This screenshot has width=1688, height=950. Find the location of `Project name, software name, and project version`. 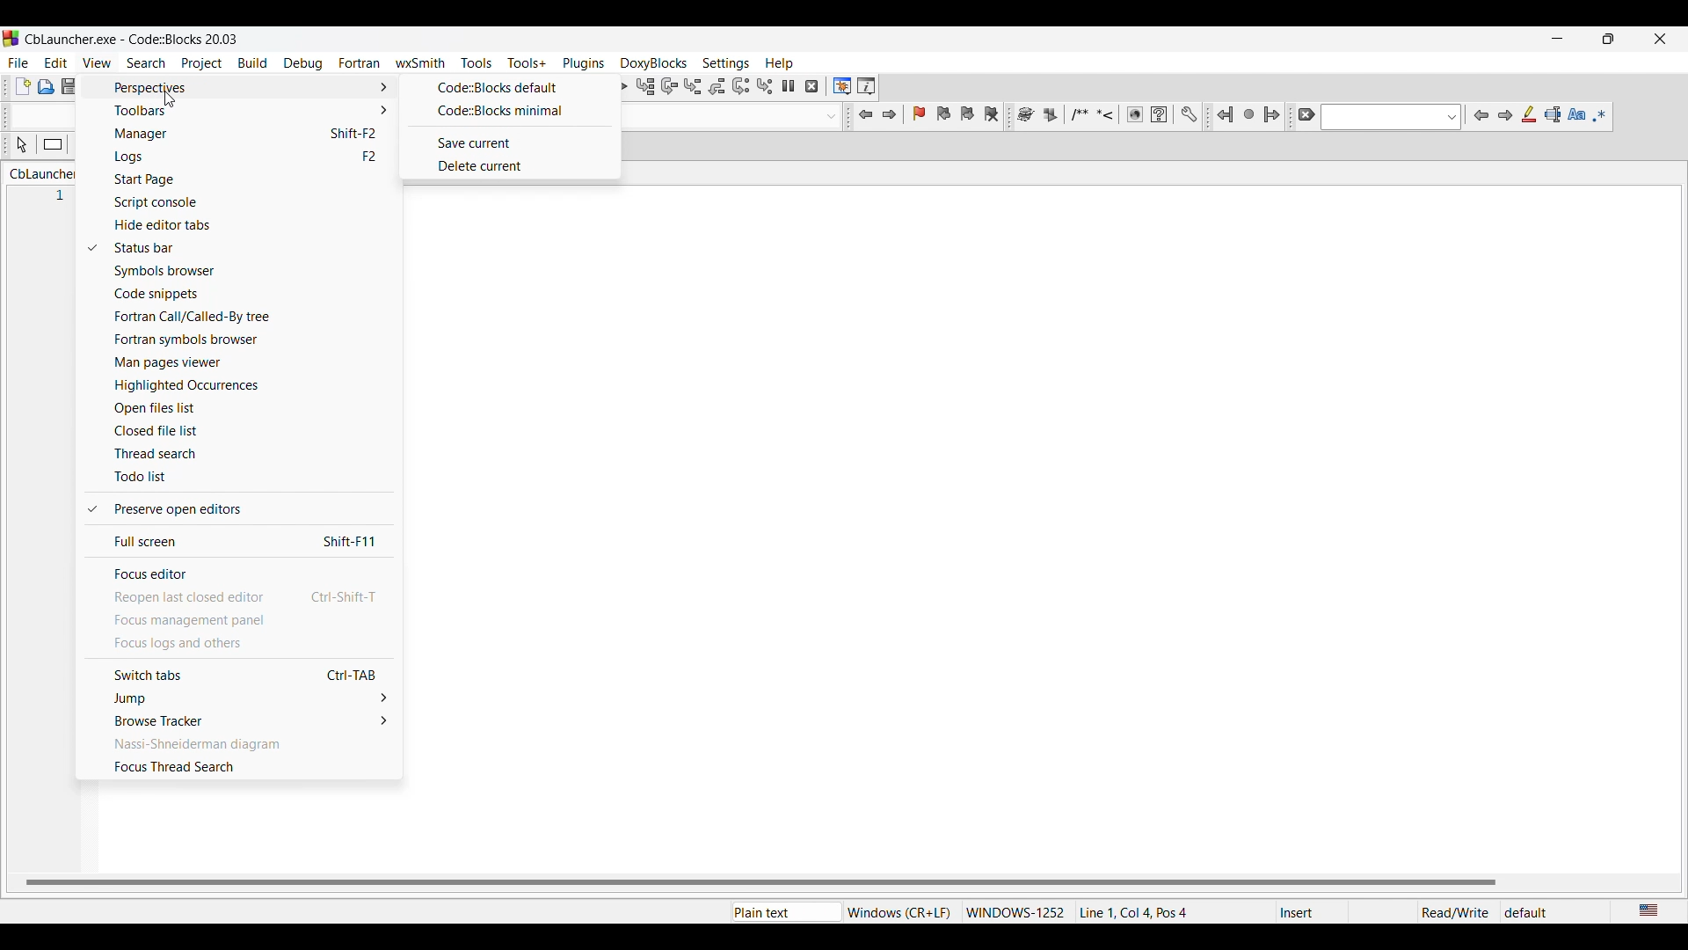

Project name, software name, and project version is located at coordinates (131, 40).